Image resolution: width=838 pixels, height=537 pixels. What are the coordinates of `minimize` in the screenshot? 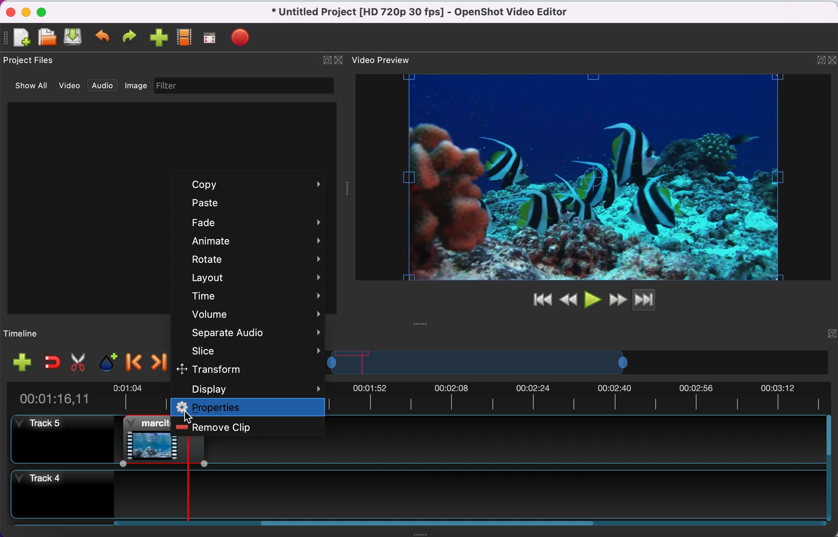 It's located at (26, 11).